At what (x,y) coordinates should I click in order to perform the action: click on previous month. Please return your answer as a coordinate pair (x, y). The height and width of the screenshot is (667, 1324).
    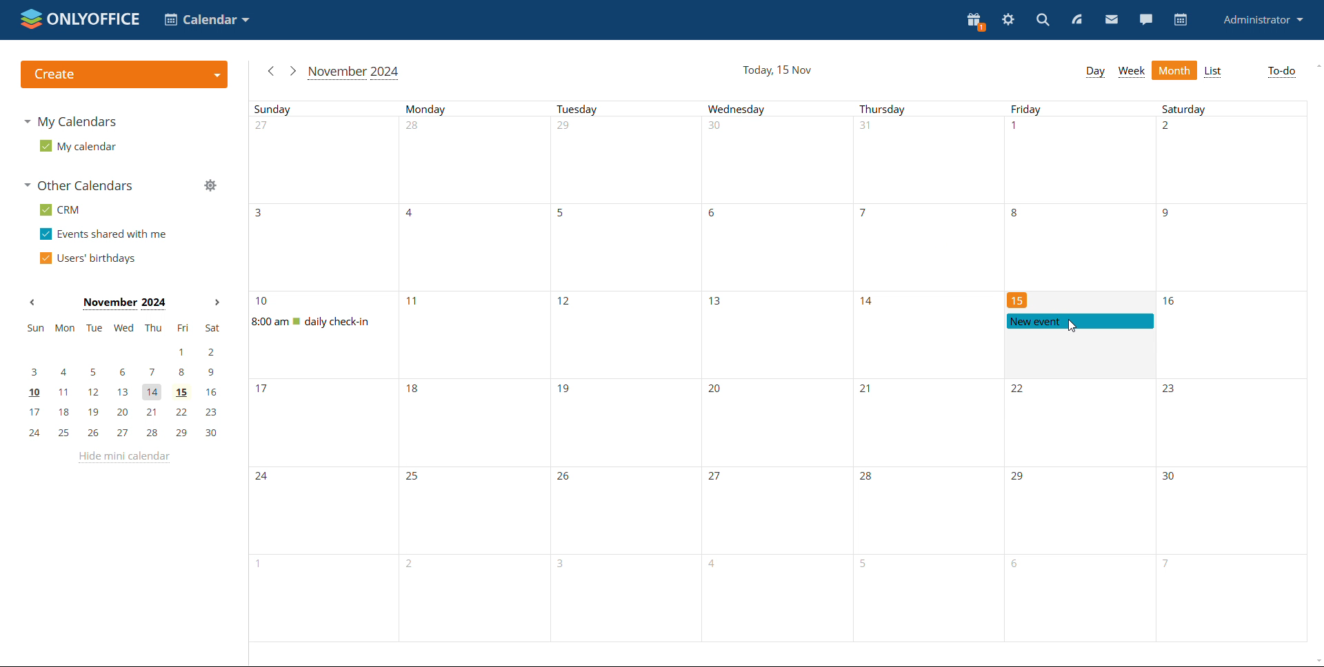
    Looking at the image, I should click on (272, 70).